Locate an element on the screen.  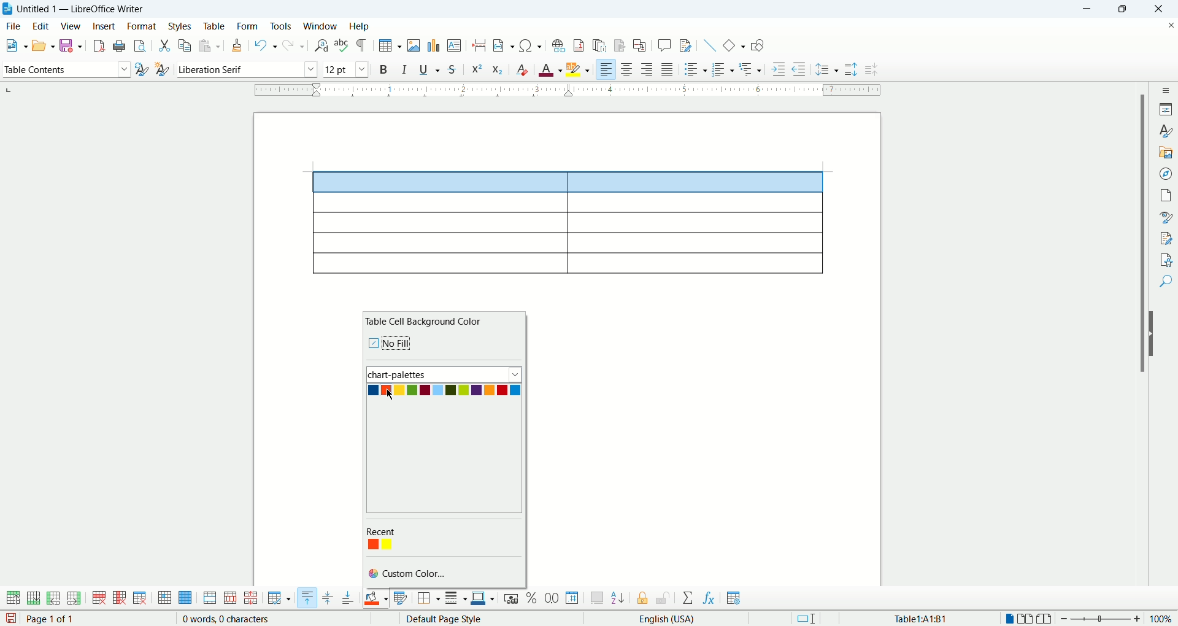
maximize is located at coordinates (1125, 9).